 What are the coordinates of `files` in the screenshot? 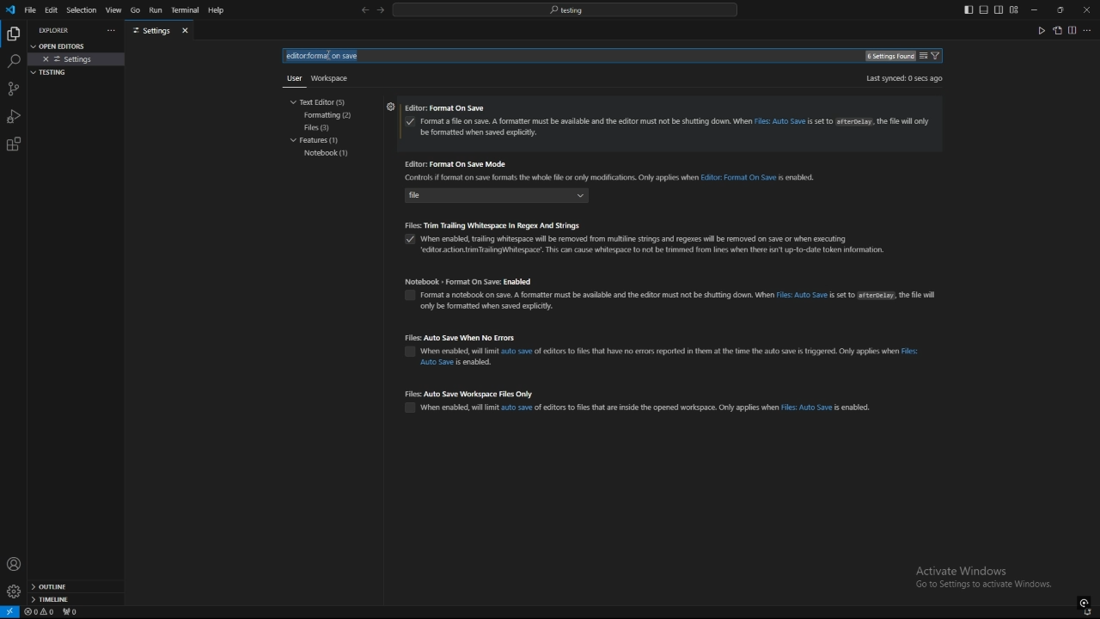 It's located at (327, 127).